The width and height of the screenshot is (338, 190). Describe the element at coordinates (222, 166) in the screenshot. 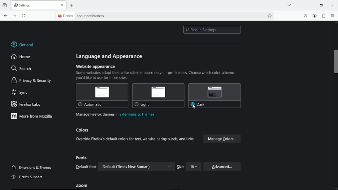

I see `Advanced...` at that location.